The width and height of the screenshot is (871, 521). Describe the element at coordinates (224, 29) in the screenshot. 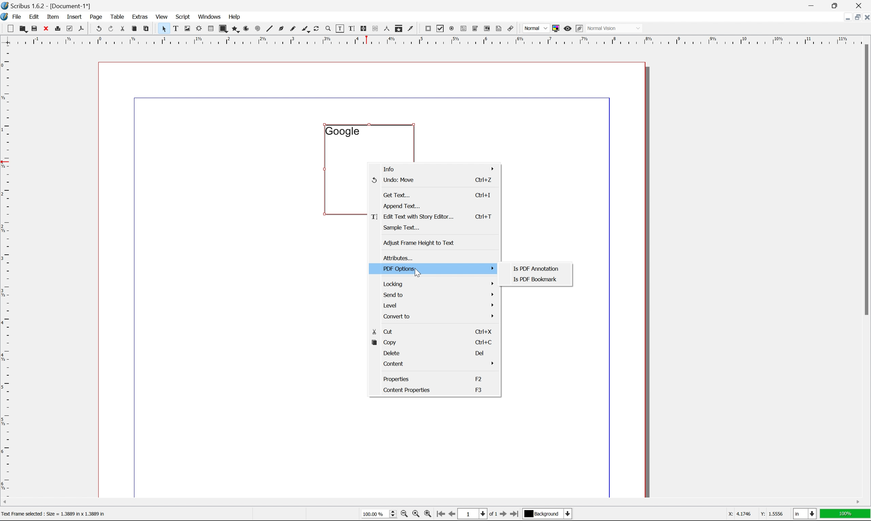

I see `shape` at that location.